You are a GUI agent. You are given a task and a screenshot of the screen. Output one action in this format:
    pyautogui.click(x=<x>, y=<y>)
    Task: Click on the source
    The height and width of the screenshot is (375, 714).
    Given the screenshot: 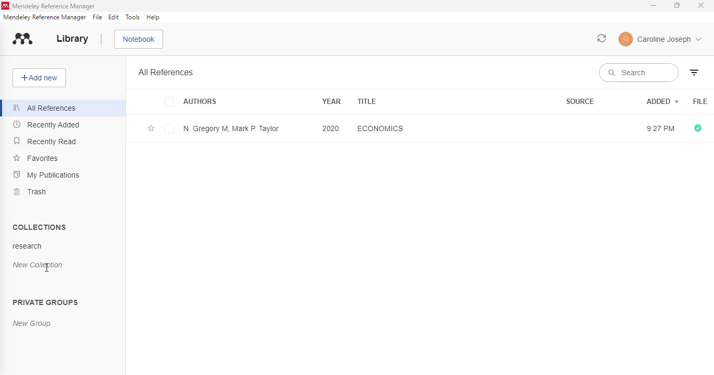 What is the action you would take?
    pyautogui.click(x=580, y=101)
    